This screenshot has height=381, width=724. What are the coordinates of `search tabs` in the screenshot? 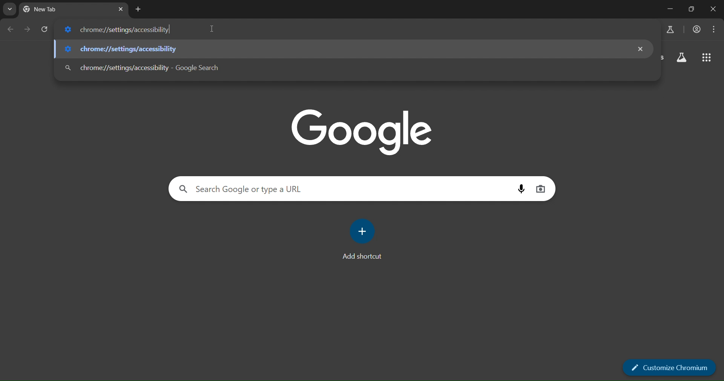 It's located at (10, 9).